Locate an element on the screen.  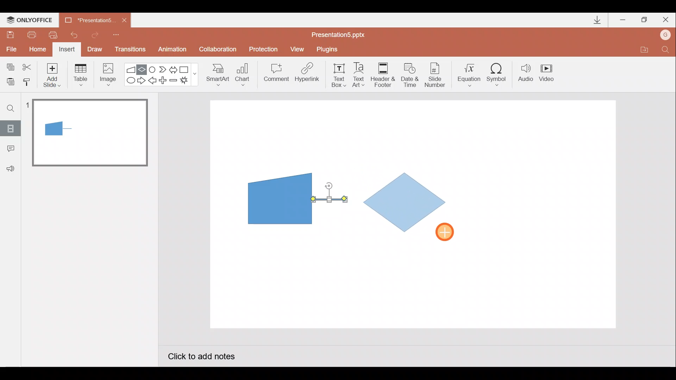
Date & time is located at coordinates (409, 73).